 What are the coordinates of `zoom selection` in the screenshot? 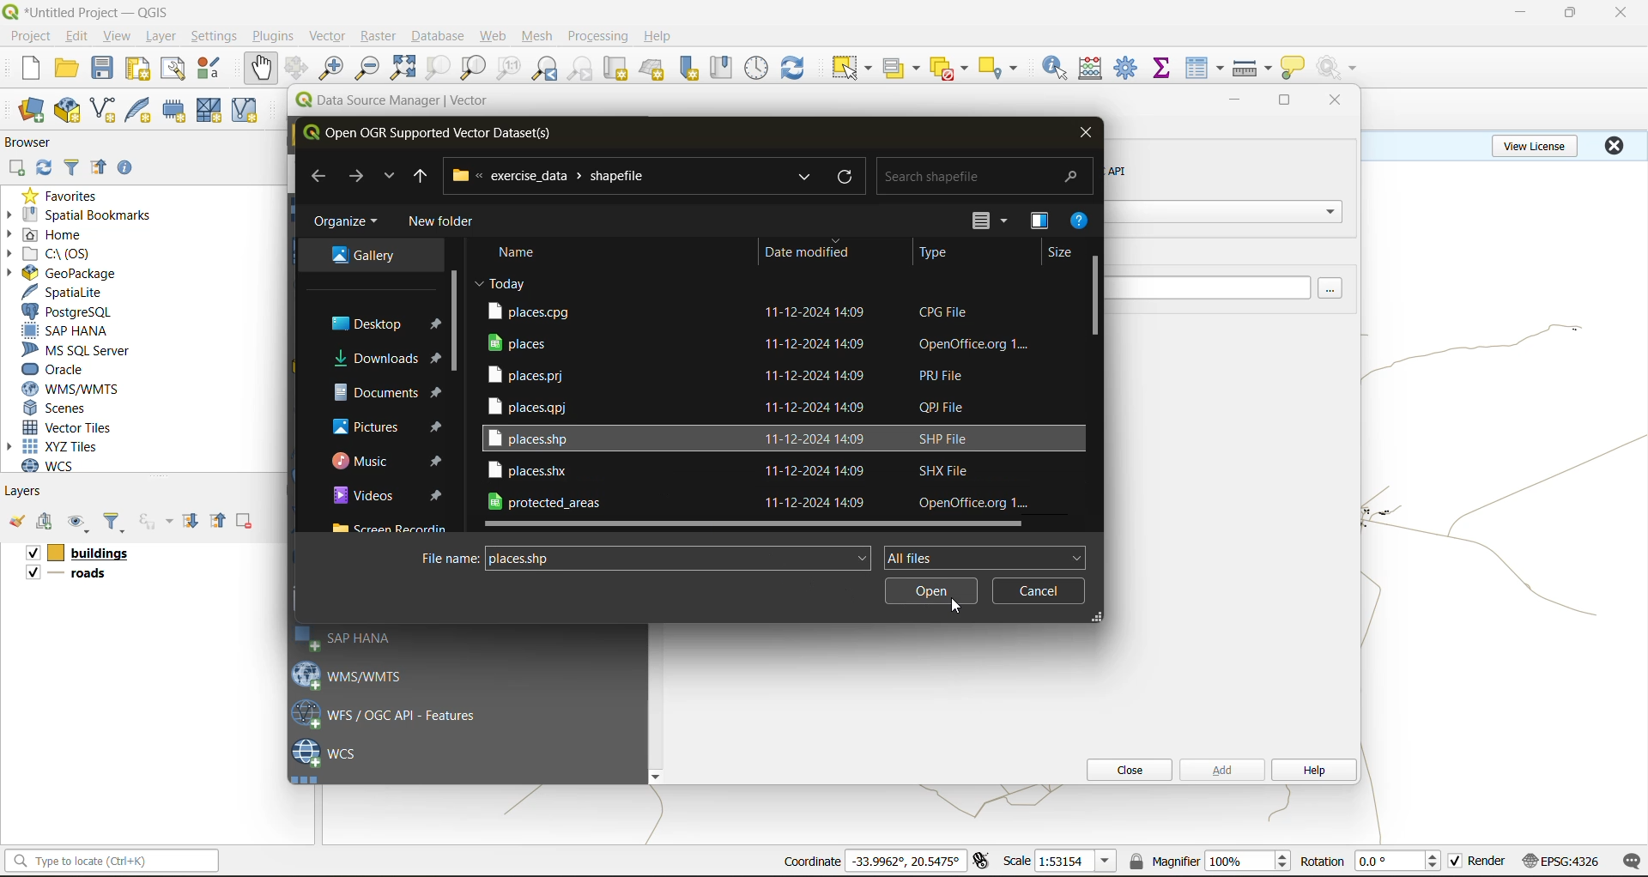 It's located at (436, 70).